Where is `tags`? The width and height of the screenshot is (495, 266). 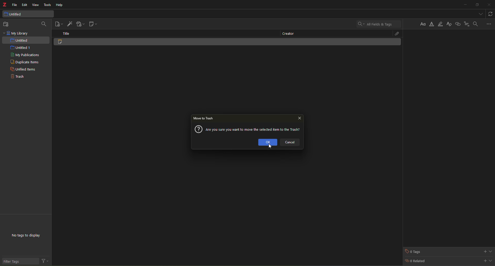 tags is located at coordinates (414, 251).